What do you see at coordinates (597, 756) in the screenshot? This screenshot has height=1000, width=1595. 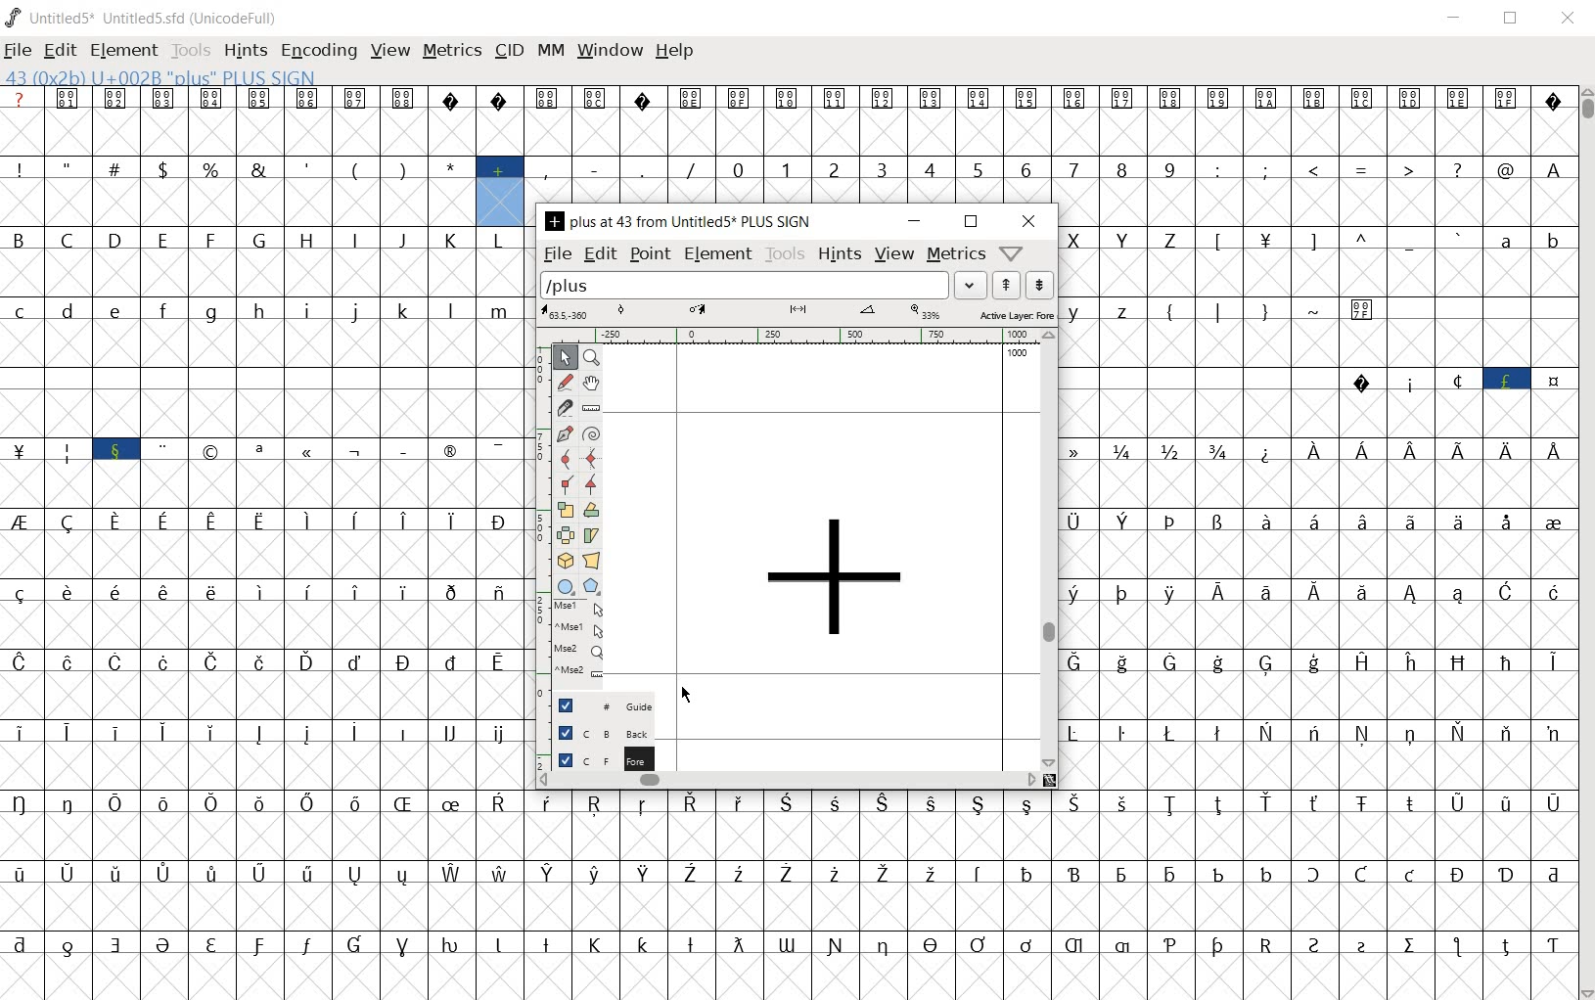 I see `foreground` at bounding box center [597, 756].